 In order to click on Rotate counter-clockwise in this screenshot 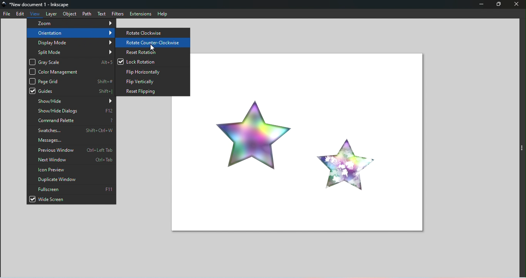, I will do `click(151, 42)`.